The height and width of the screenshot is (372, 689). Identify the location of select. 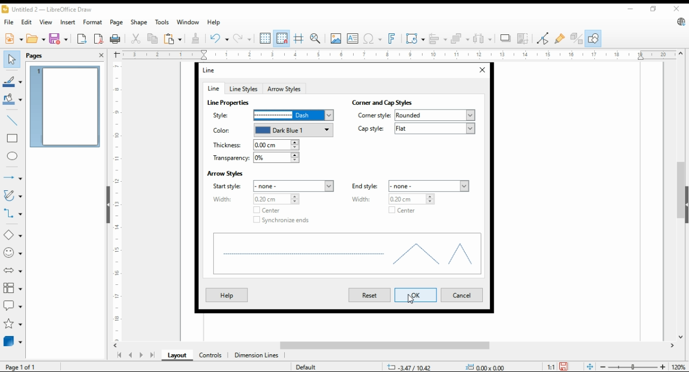
(12, 59).